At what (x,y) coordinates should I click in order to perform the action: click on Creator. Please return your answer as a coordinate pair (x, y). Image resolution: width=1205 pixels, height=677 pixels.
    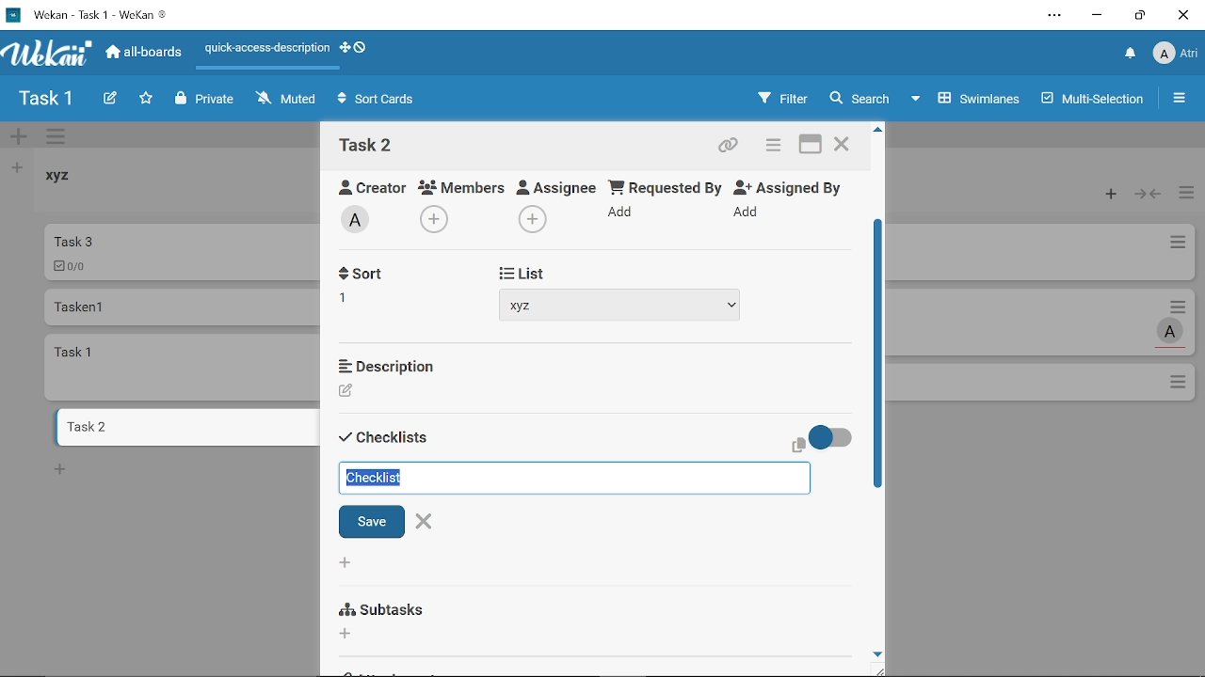
    Looking at the image, I should click on (346, 391).